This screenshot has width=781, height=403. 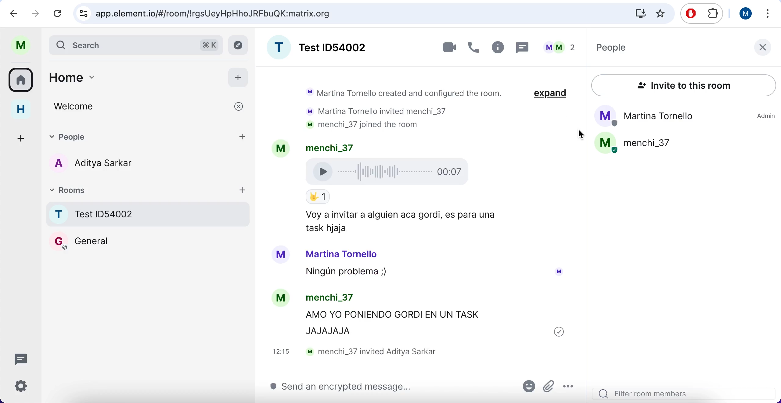 I want to click on home, so click(x=130, y=77).